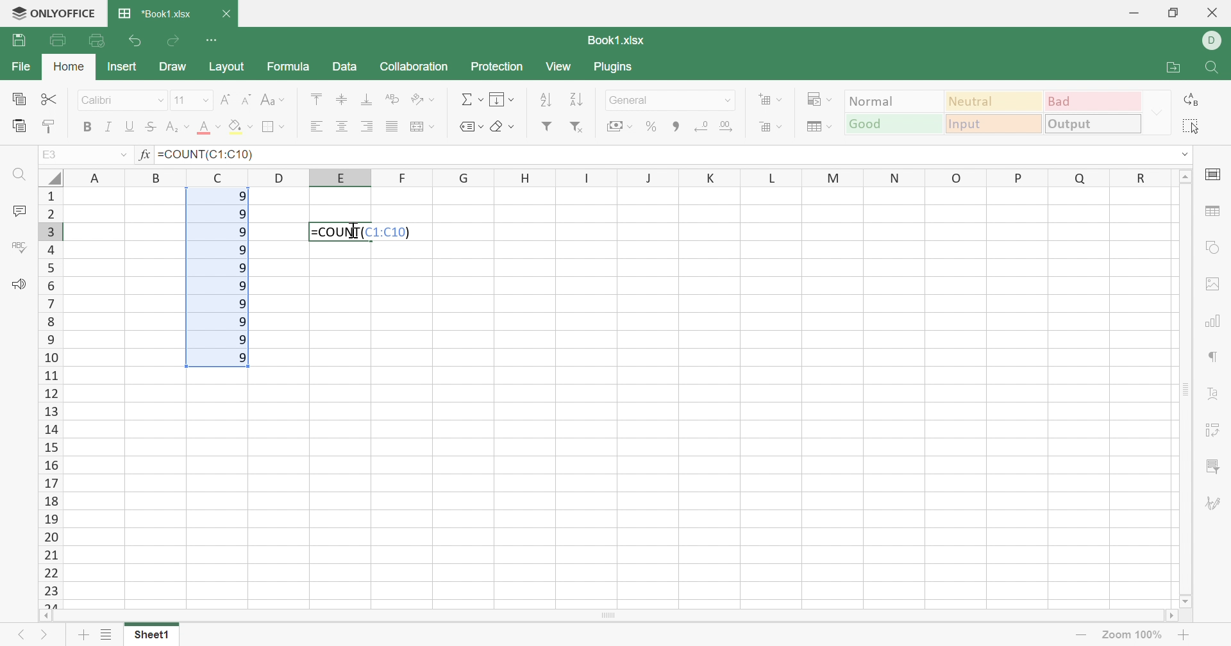 The image size is (1231, 646). I want to click on Input, so click(992, 124).